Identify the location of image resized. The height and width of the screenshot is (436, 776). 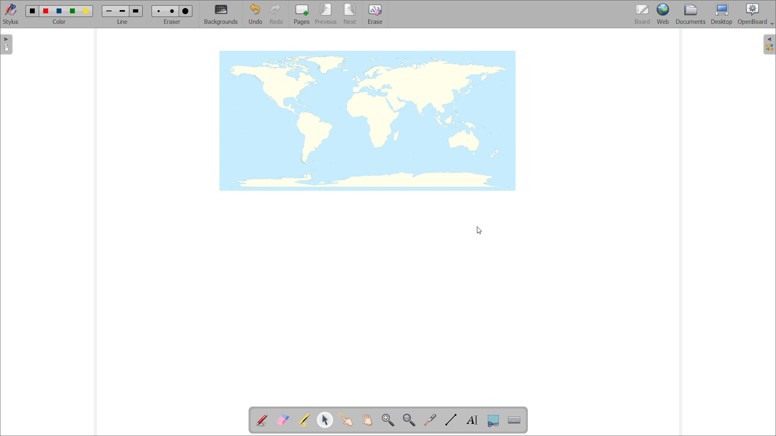
(366, 121).